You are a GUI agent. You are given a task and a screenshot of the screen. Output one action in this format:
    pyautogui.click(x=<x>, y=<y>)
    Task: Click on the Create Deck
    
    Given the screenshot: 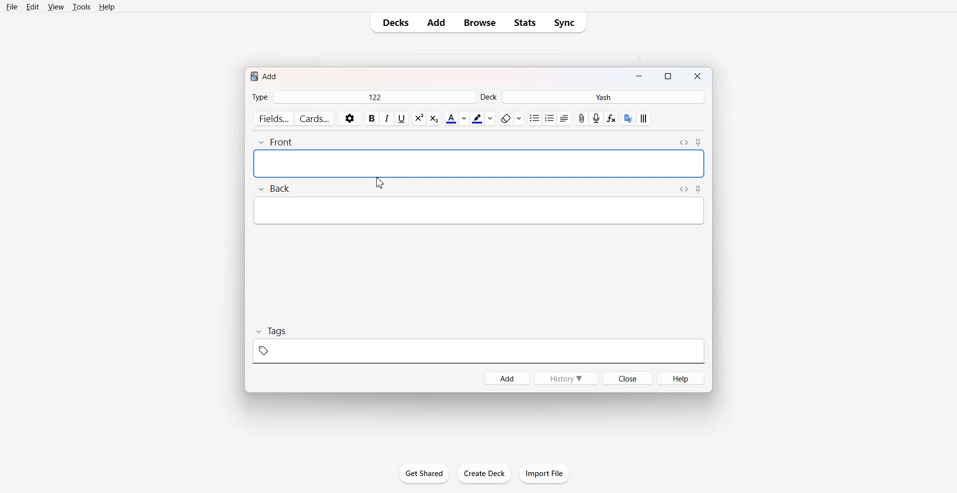 What is the action you would take?
    pyautogui.click(x=484, y=473)
    